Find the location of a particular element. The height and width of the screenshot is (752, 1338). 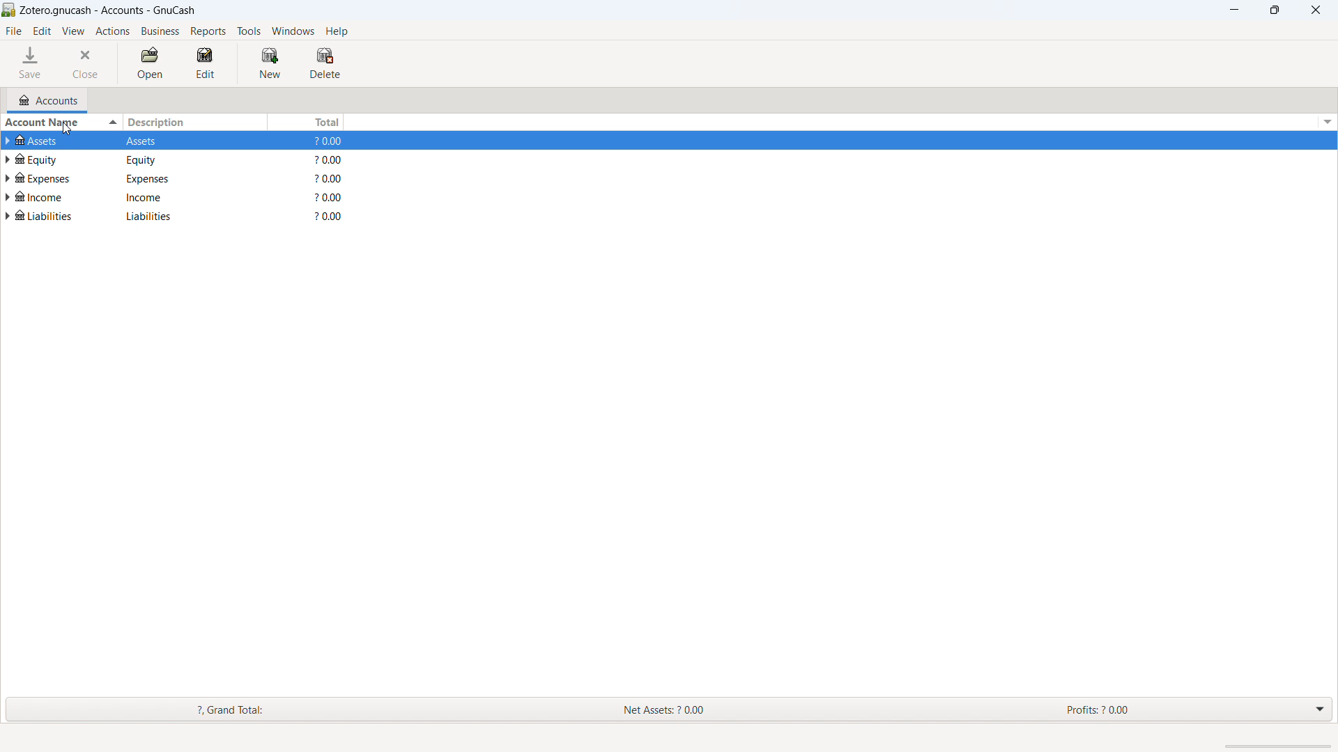

edit is located at coordinates (43, 32).